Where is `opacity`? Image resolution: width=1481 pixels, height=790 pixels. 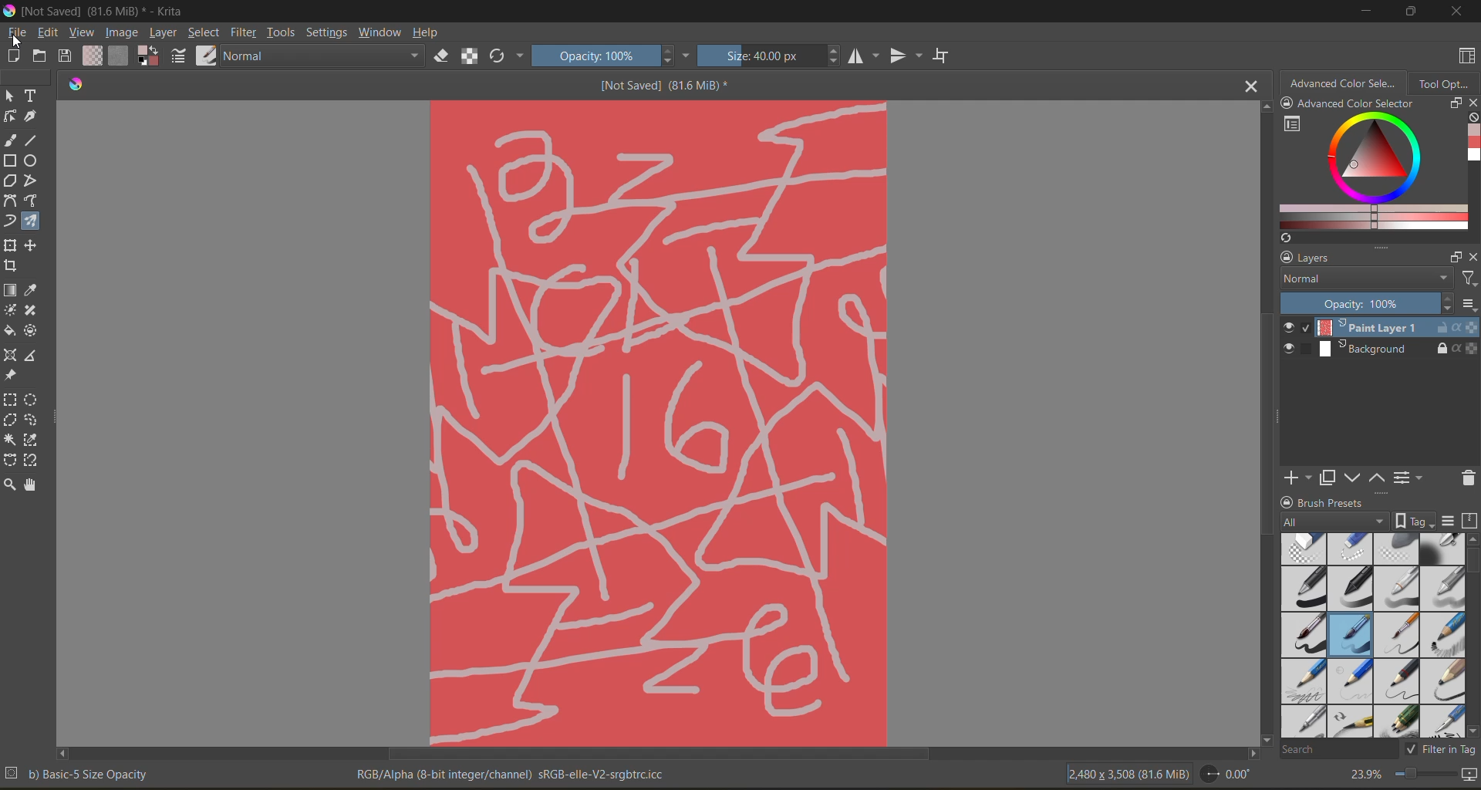 opacity is located at coordinates (1379, 304).